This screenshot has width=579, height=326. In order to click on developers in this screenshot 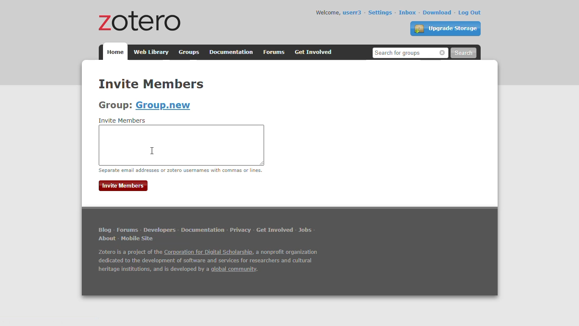, I will do `click(159, 230)`.